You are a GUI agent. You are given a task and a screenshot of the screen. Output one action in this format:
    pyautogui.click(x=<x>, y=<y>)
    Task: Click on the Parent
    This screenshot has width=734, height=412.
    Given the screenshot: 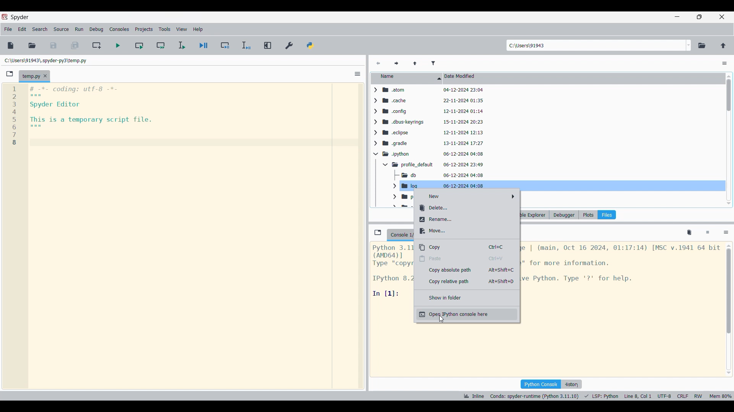 What is the action you would take?
    pyautogui.click(x=415, y=64)
    